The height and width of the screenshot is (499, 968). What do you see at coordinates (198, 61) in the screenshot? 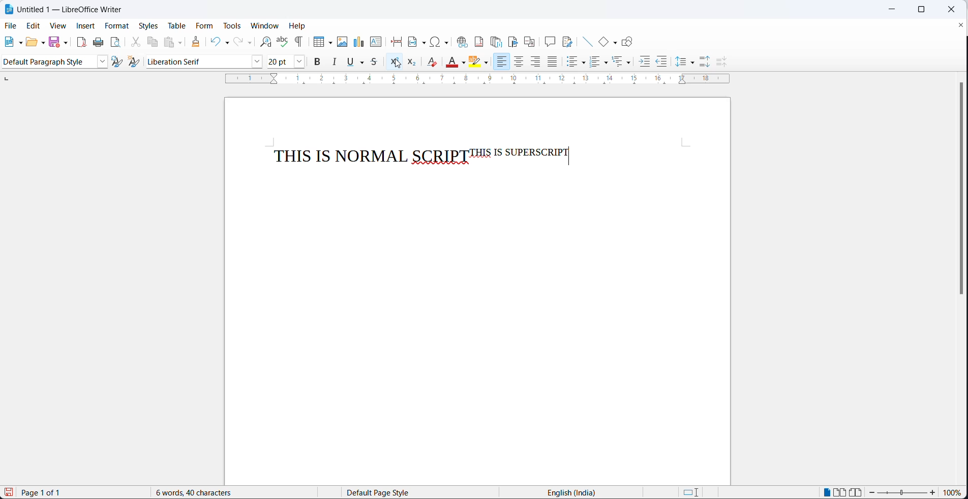
I see `font name` at bounding box center [198, 61].